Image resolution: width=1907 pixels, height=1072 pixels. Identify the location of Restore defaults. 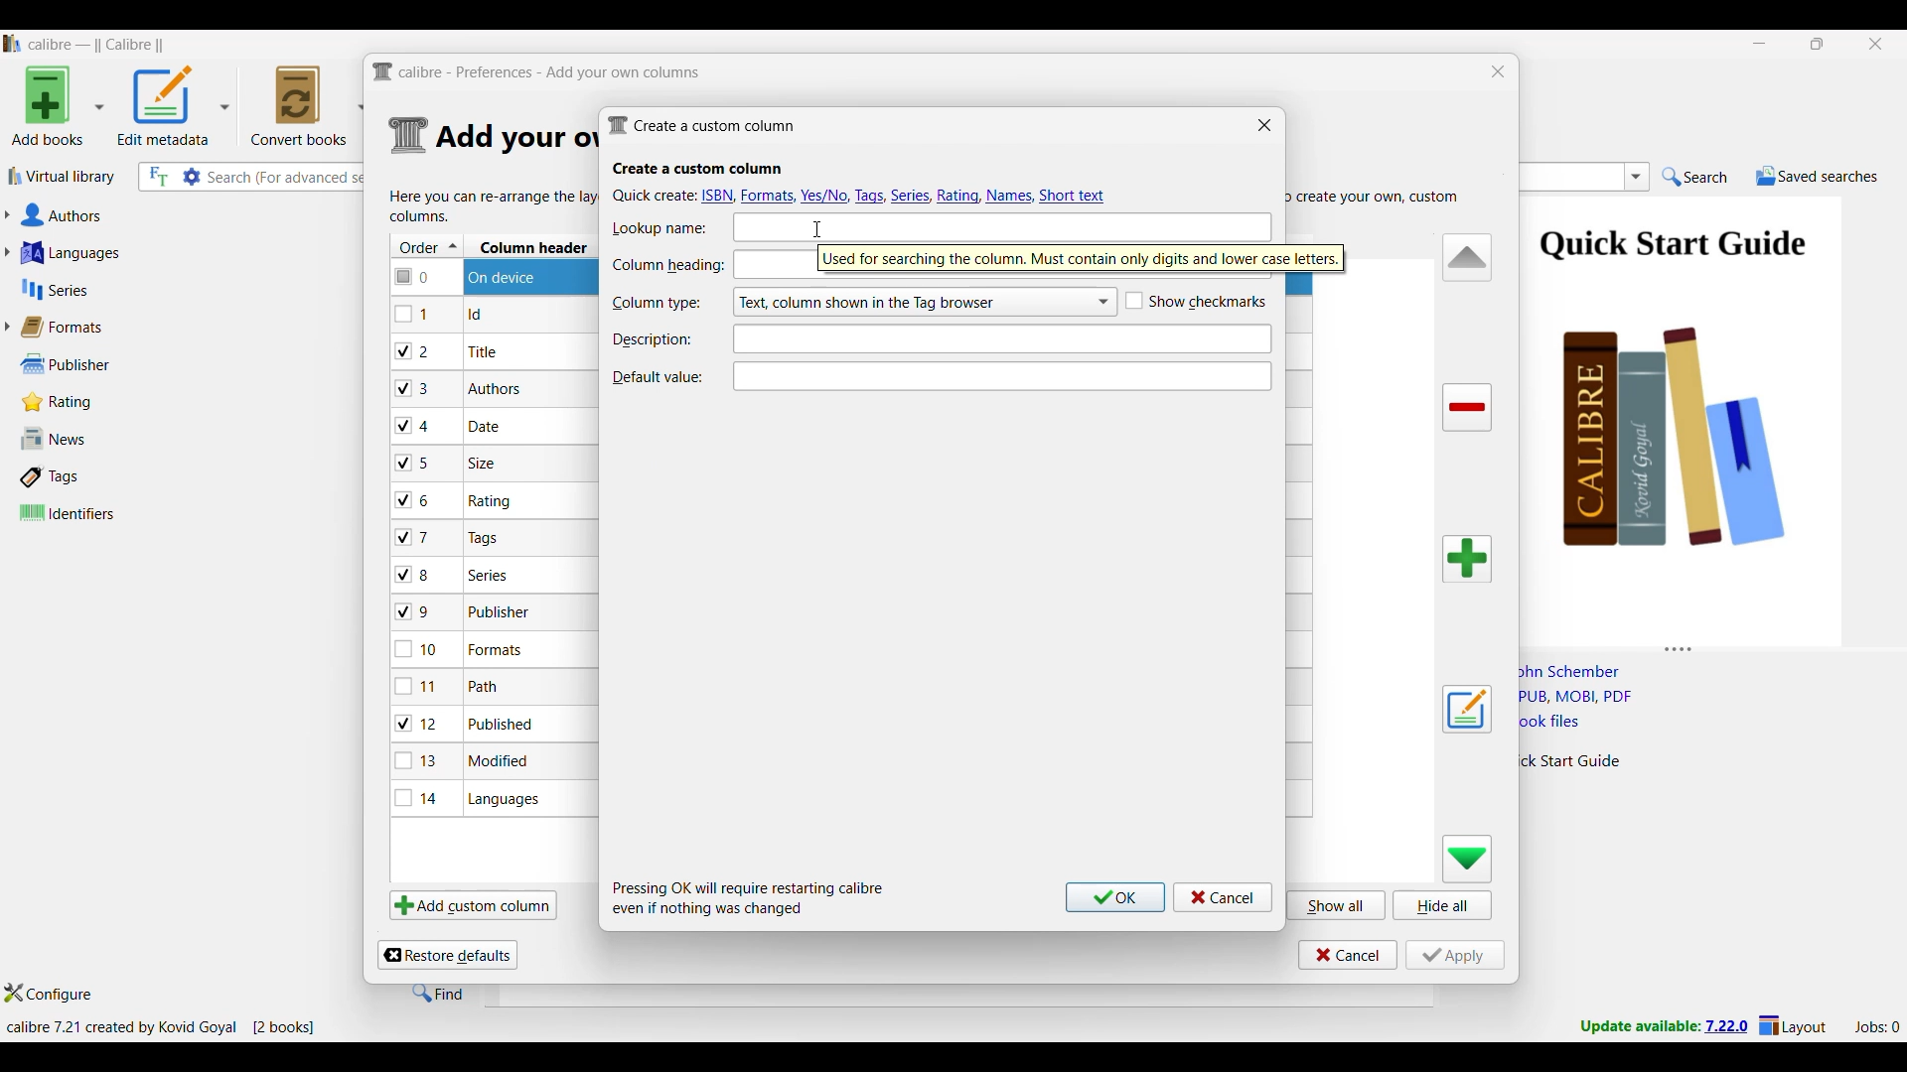
(447, 955).